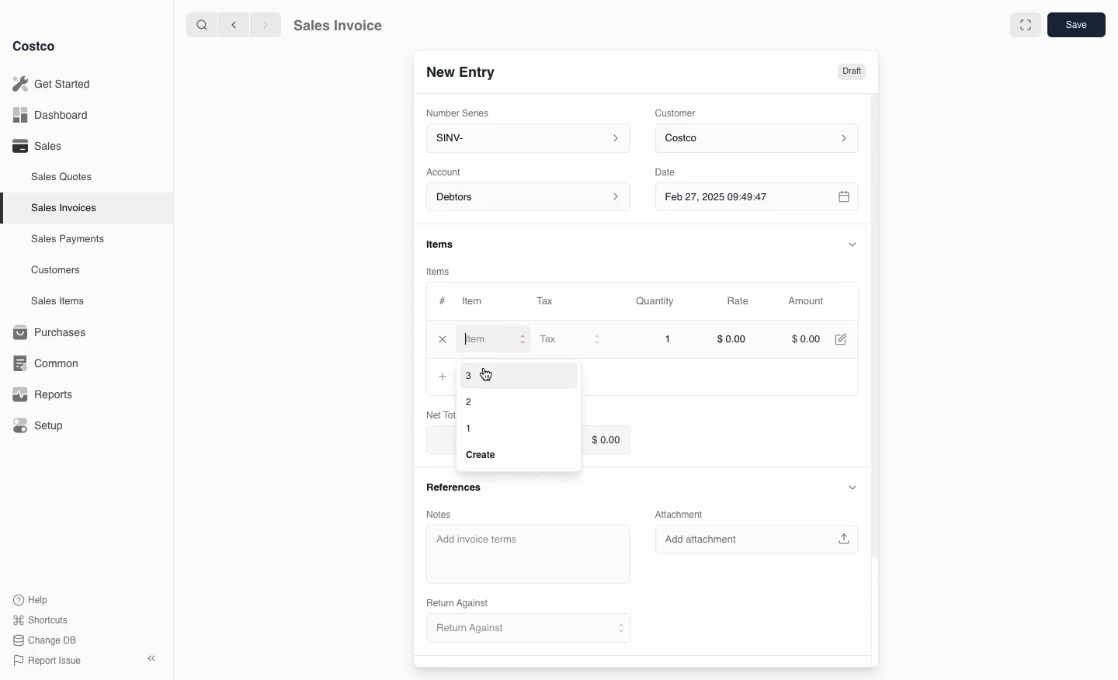  Describe the element at coordinates (549, 300) in the screenshot. I see `Tax` at that location.